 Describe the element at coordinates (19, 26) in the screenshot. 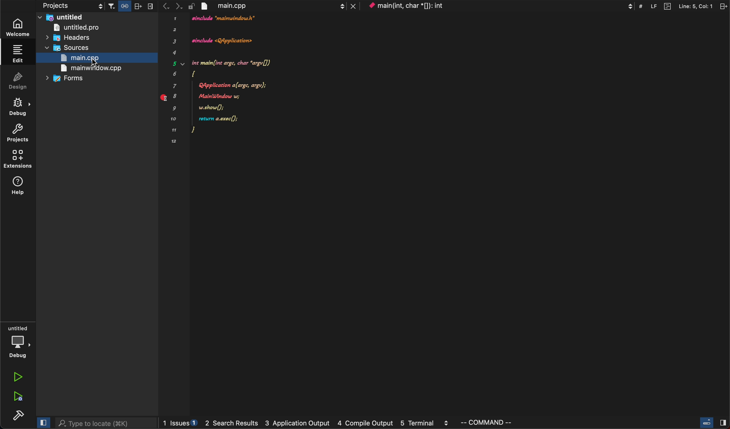

I see `welcome` at that location.